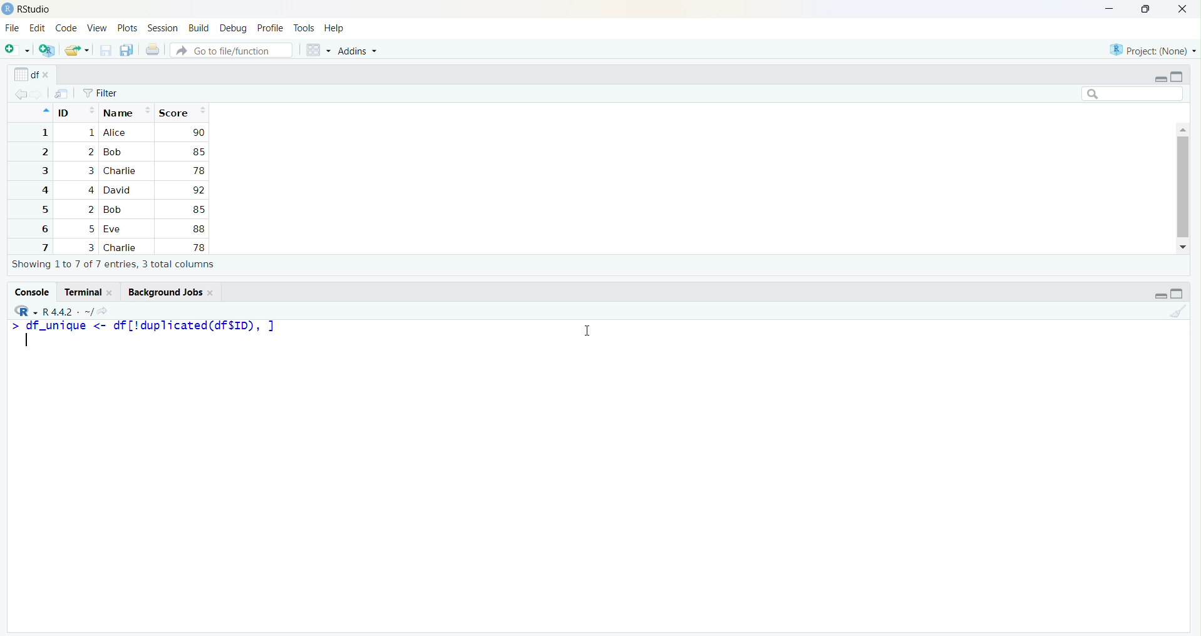 This screenshot has height=636, width=1201. I want to click on forward, so click(39, 95).